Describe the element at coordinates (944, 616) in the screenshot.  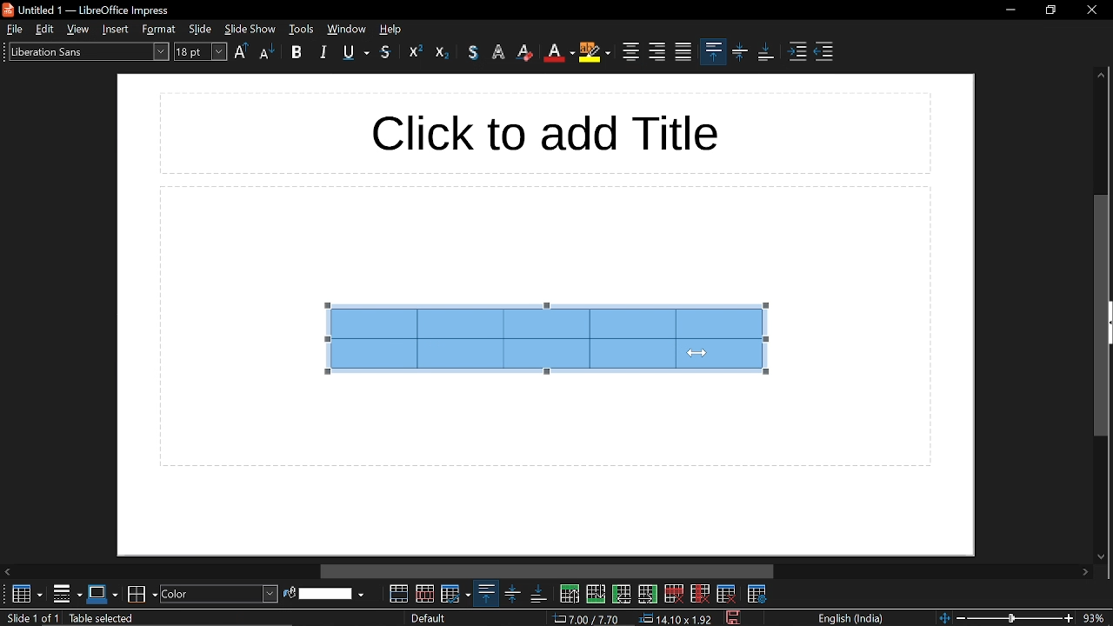
I see `fit to page ` at that location.